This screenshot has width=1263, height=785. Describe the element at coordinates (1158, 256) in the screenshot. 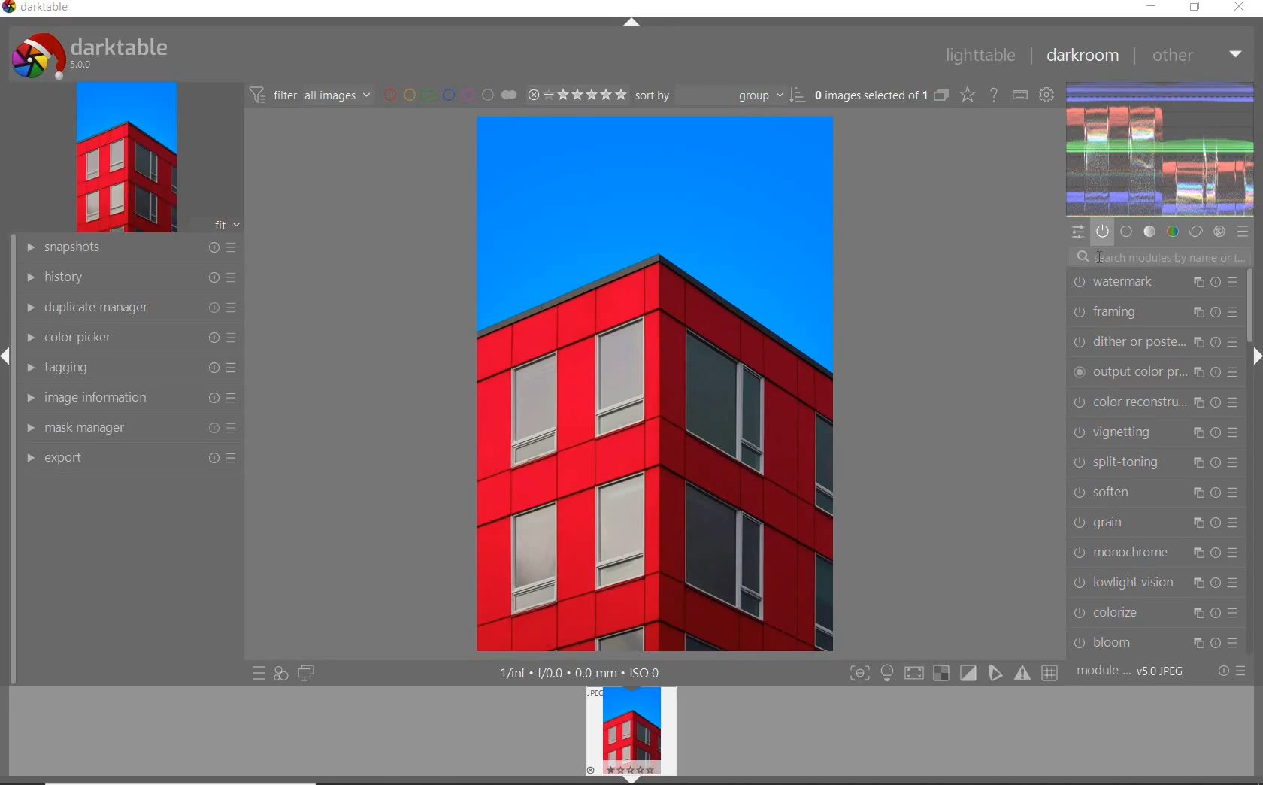

I see `search modules` at that location.